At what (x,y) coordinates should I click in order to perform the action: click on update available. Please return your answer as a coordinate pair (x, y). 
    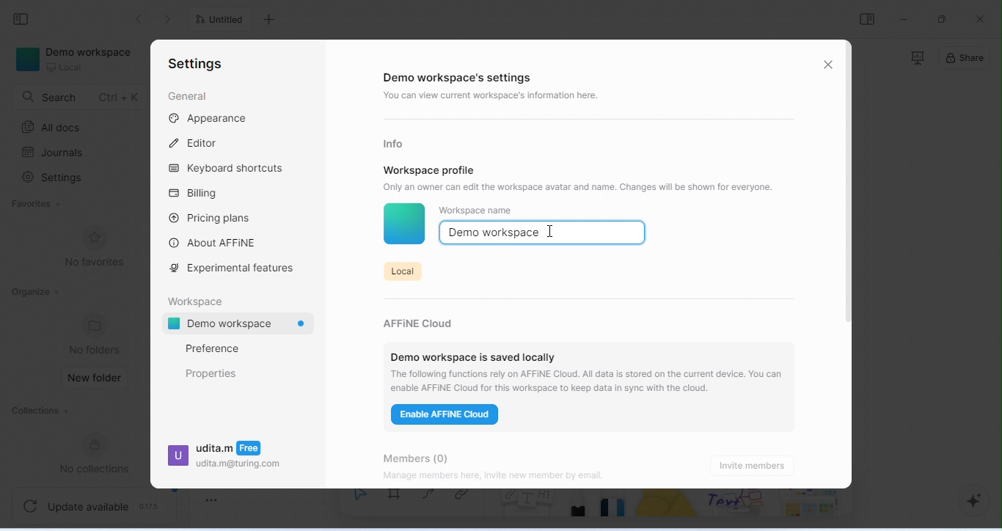
    Looking at the image, I should click on (95, 504).